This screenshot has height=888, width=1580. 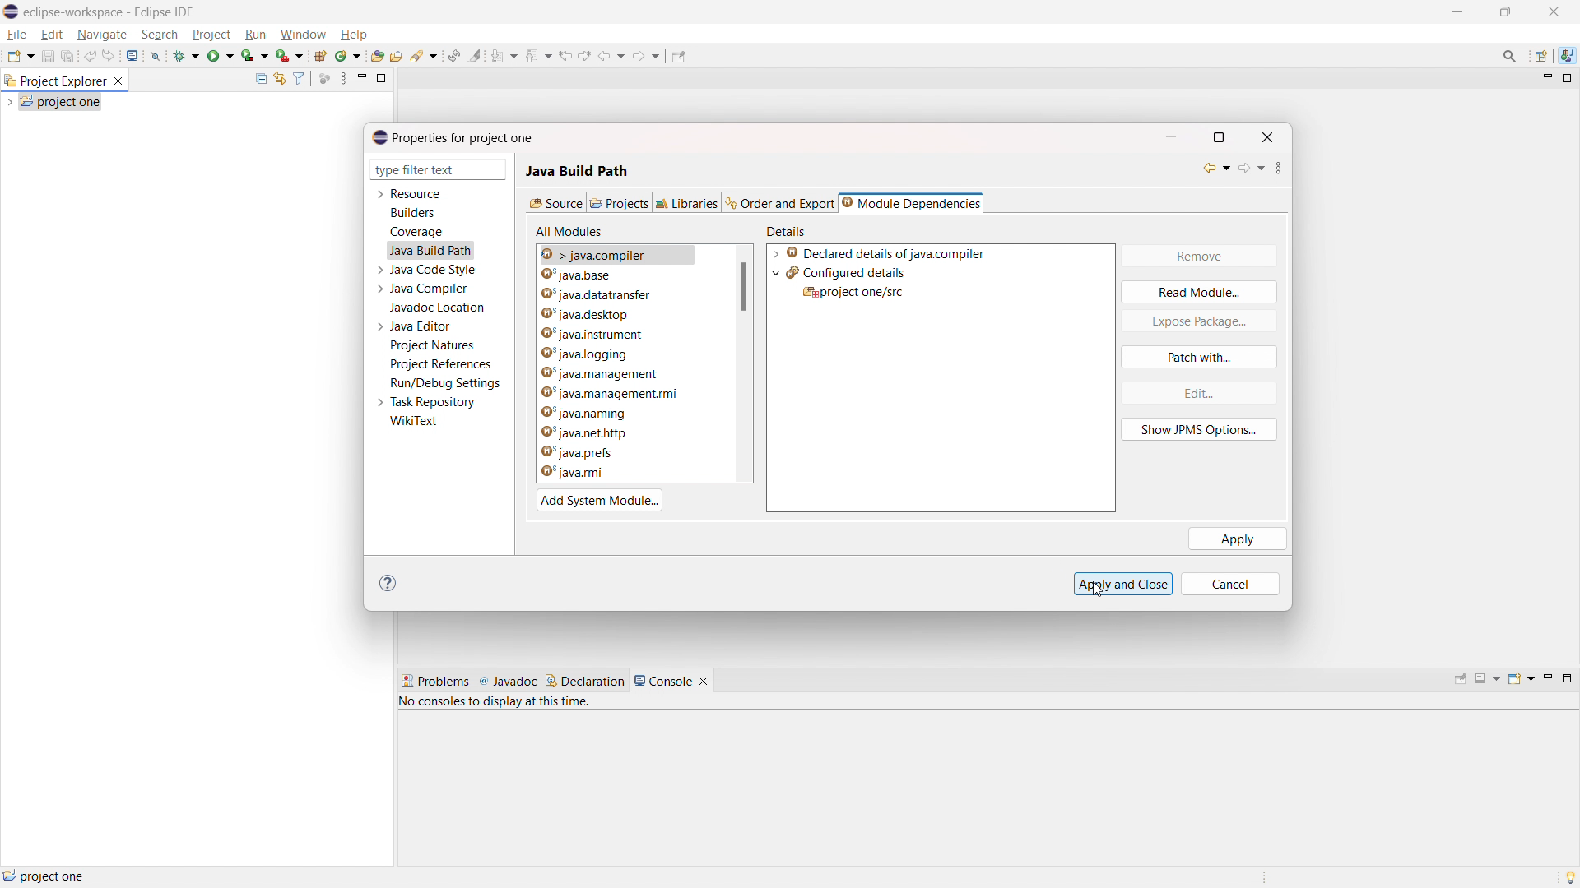 What do you see at coordinates (1461, 680) in the screenshot?
I see `pin console` at bounding box center [1461, 680].